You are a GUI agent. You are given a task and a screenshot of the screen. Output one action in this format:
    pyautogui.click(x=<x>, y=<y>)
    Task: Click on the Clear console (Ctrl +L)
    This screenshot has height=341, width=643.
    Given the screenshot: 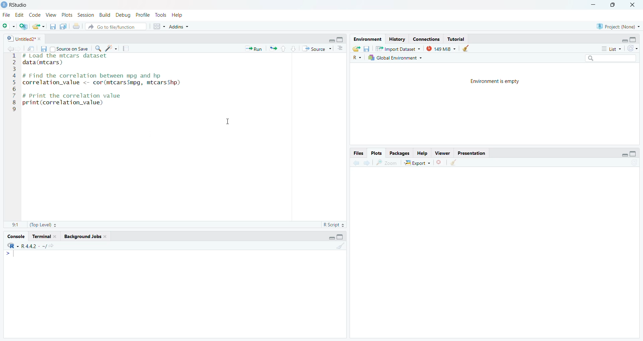 What is the action you would take?
    pyautogui.click(x=454, y=163)
    